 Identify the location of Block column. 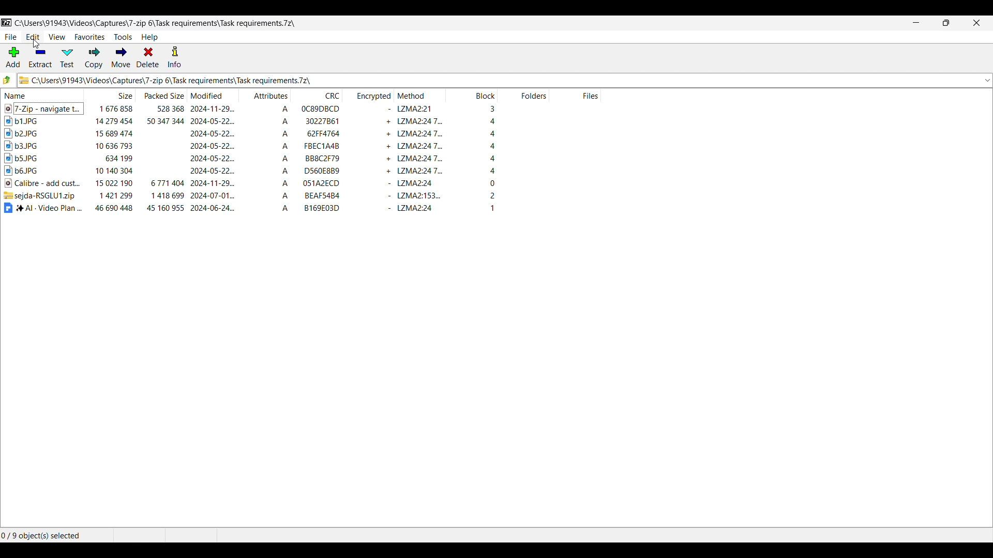
(473, 95).